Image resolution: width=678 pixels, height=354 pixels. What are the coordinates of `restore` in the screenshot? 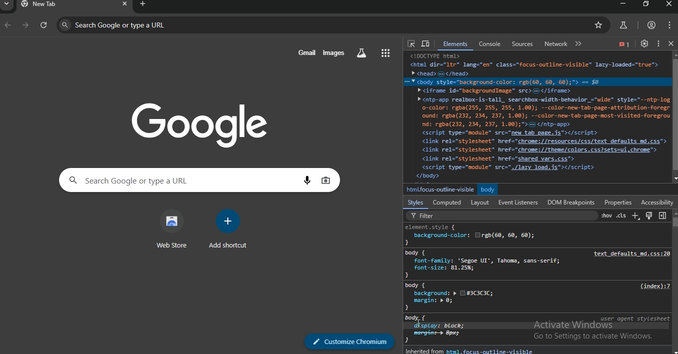 It's located at (646, 4).